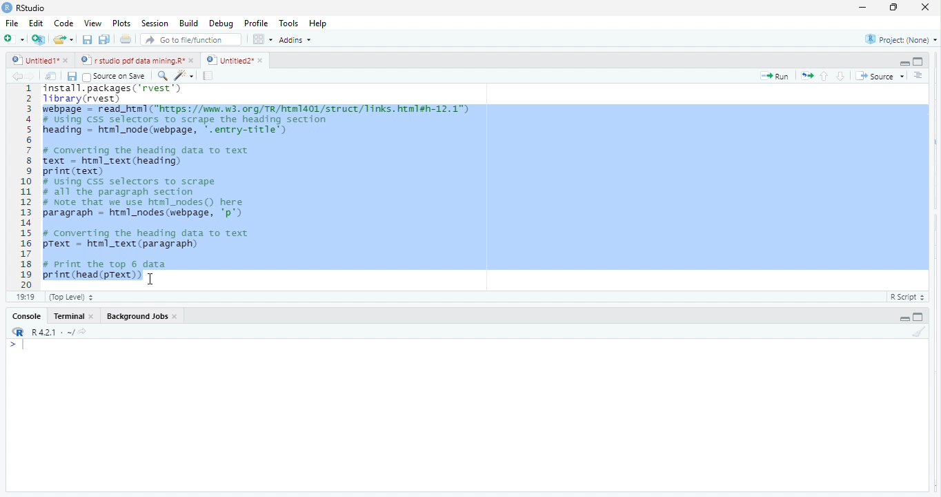 This screenshot has height=497, width=941. What do you see at coordinates (37, 23) in the screenshot?
I see `Edit` at bounding box center [37, 23].